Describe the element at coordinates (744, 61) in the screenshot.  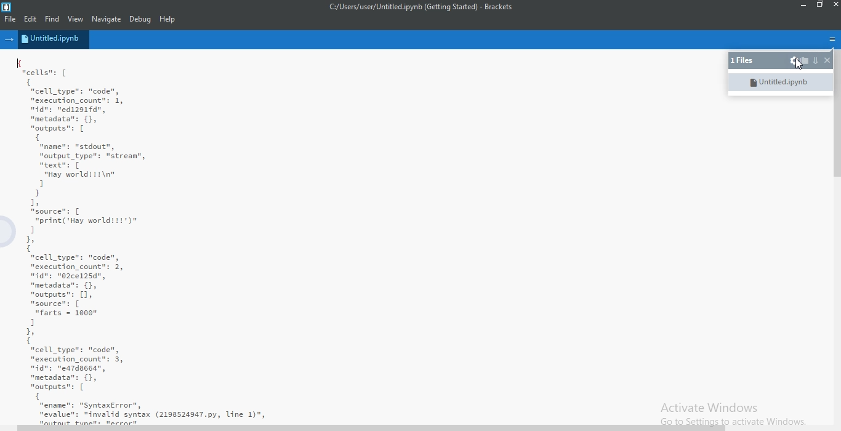
I see `1 files` at that location.